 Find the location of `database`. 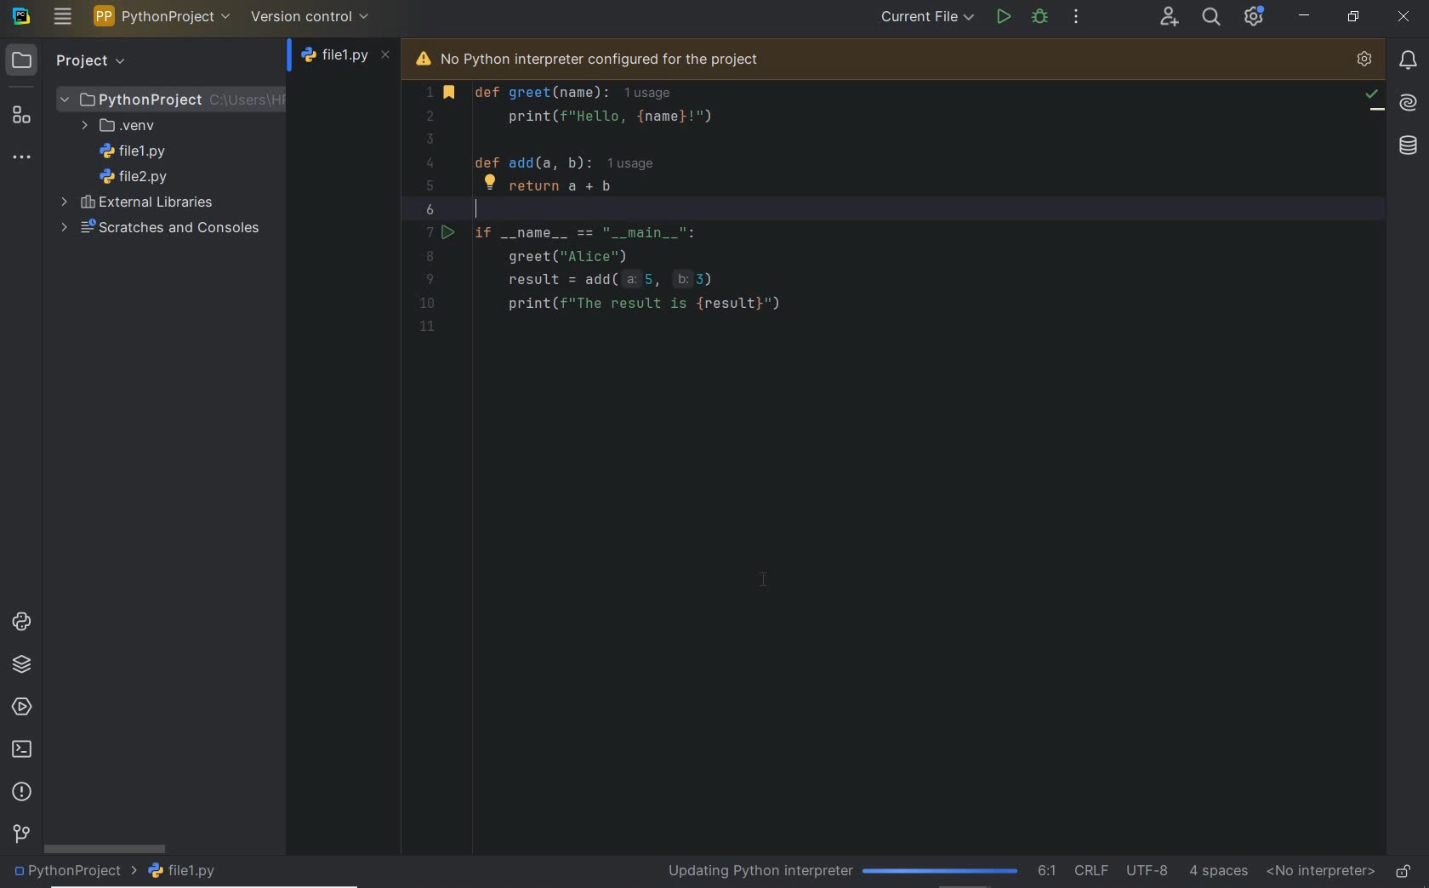

database is located at coordinates (1402, 146).